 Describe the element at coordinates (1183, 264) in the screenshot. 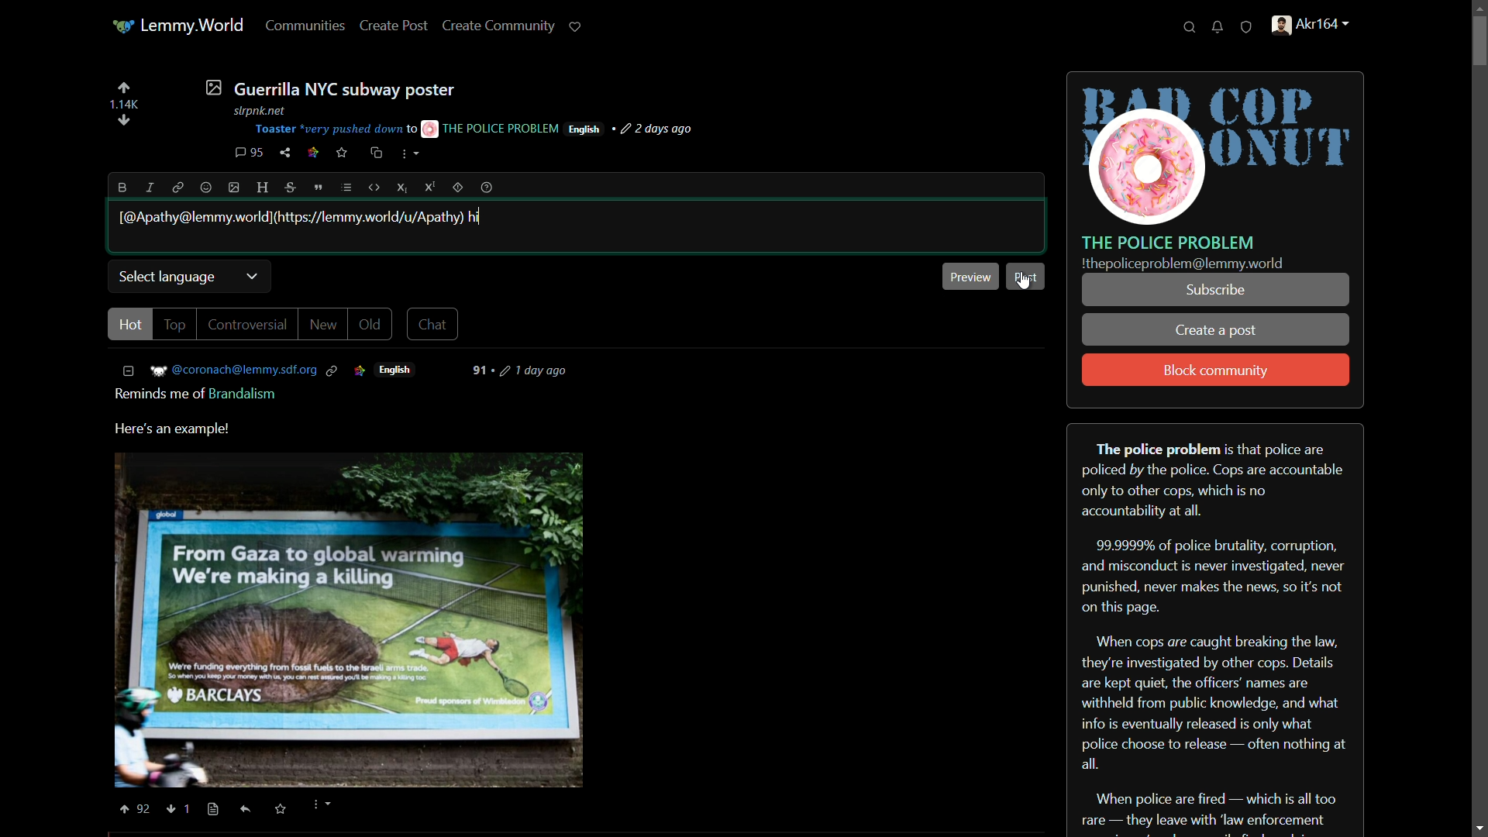

I see `text` at that location.